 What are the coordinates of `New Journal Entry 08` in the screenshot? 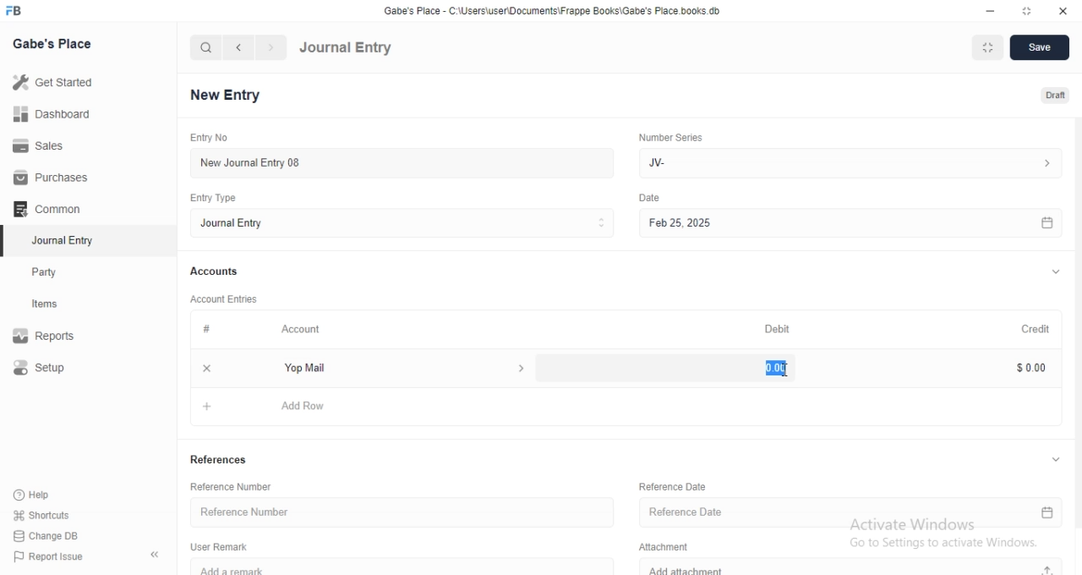 It's located at (397, 162).